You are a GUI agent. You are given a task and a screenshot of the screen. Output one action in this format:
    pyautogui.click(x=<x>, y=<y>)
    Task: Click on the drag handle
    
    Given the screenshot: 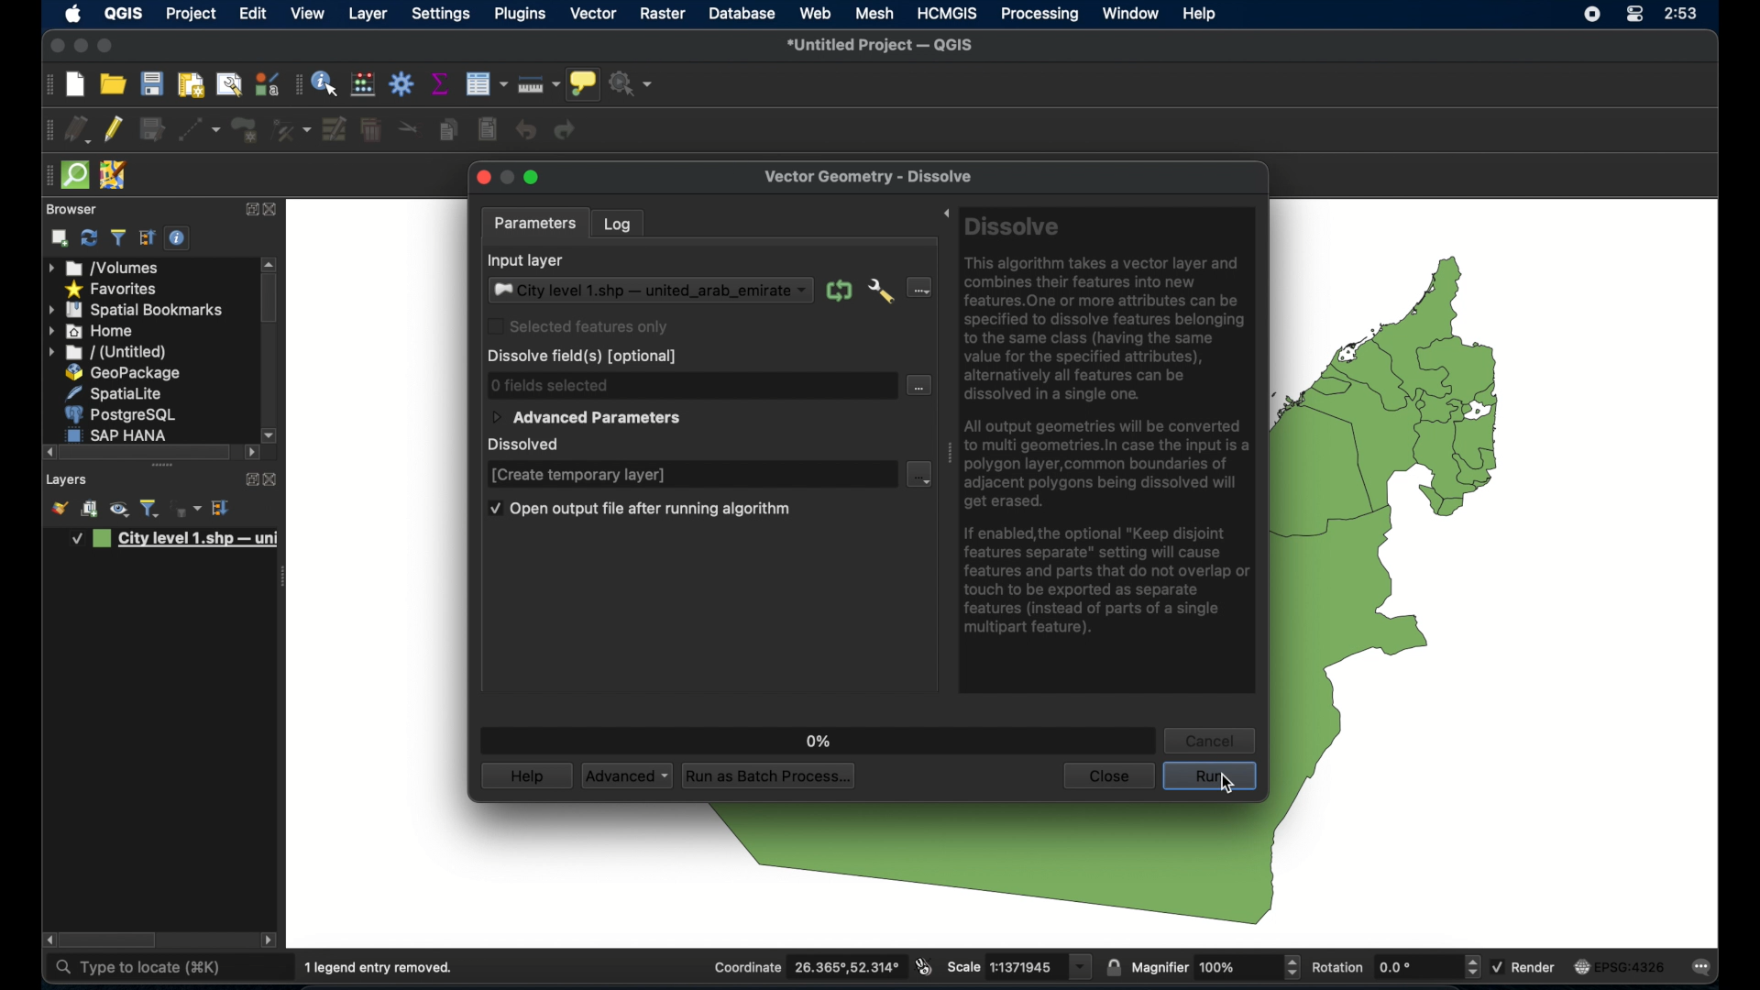 What is the action you would take?
    pyautogui.click(x=161, y=466)
    